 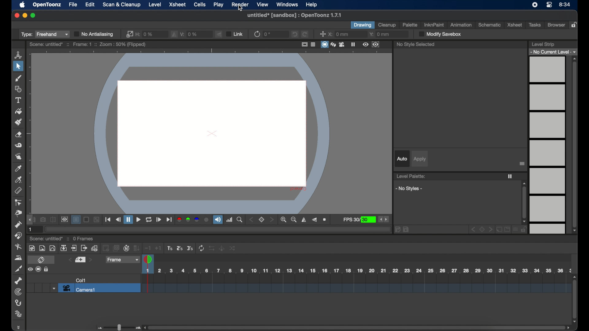 What do you see at coordinates (46, 239) in the screenshot?
I see `scene` at bounding box center [46, 239].